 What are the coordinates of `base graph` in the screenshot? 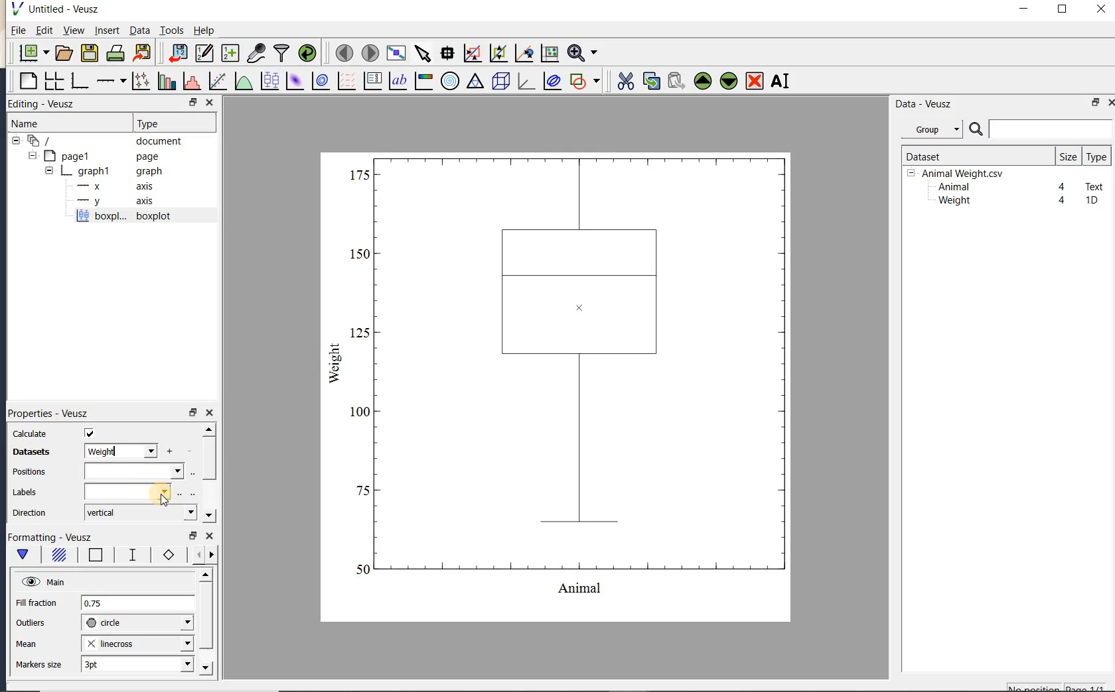 It's located at (78, 81).